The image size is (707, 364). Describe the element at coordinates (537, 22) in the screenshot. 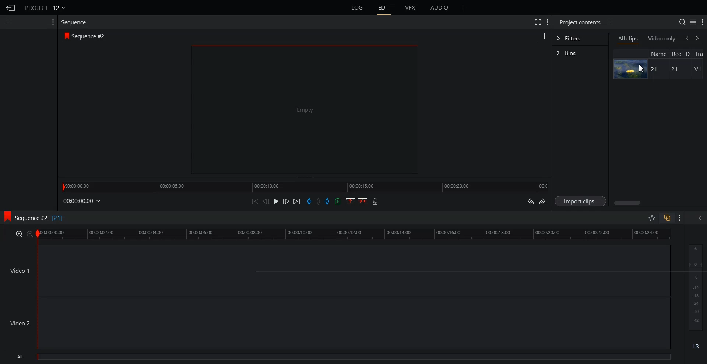

I see `Full screen` at that location.